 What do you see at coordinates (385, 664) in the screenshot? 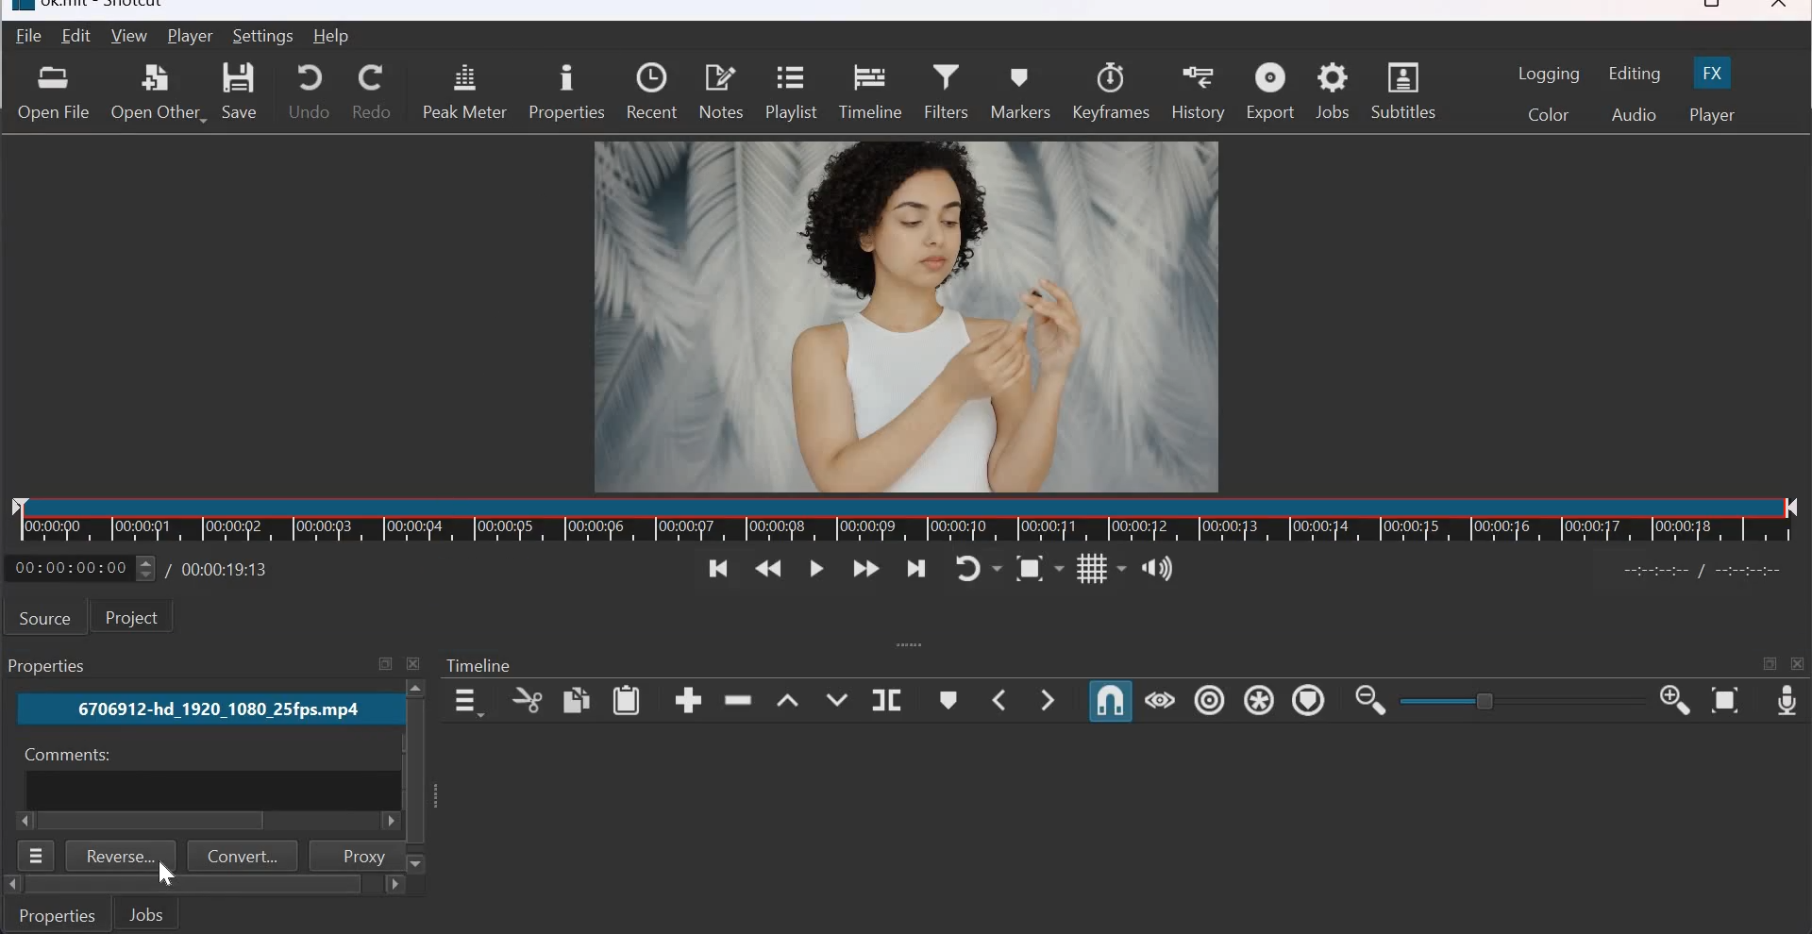
I see `Maximize` at bounding box center [385, 664].